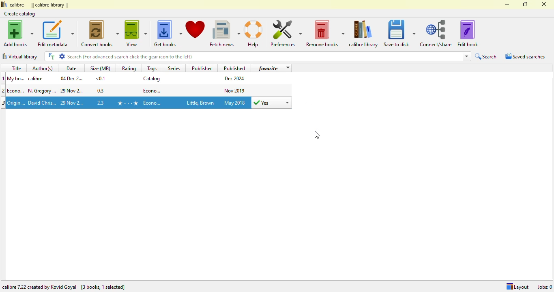 This screenshot has height=292, width=554. Describe the element at coordinates (16, 68) in the screenshot. I see `title` at that location.